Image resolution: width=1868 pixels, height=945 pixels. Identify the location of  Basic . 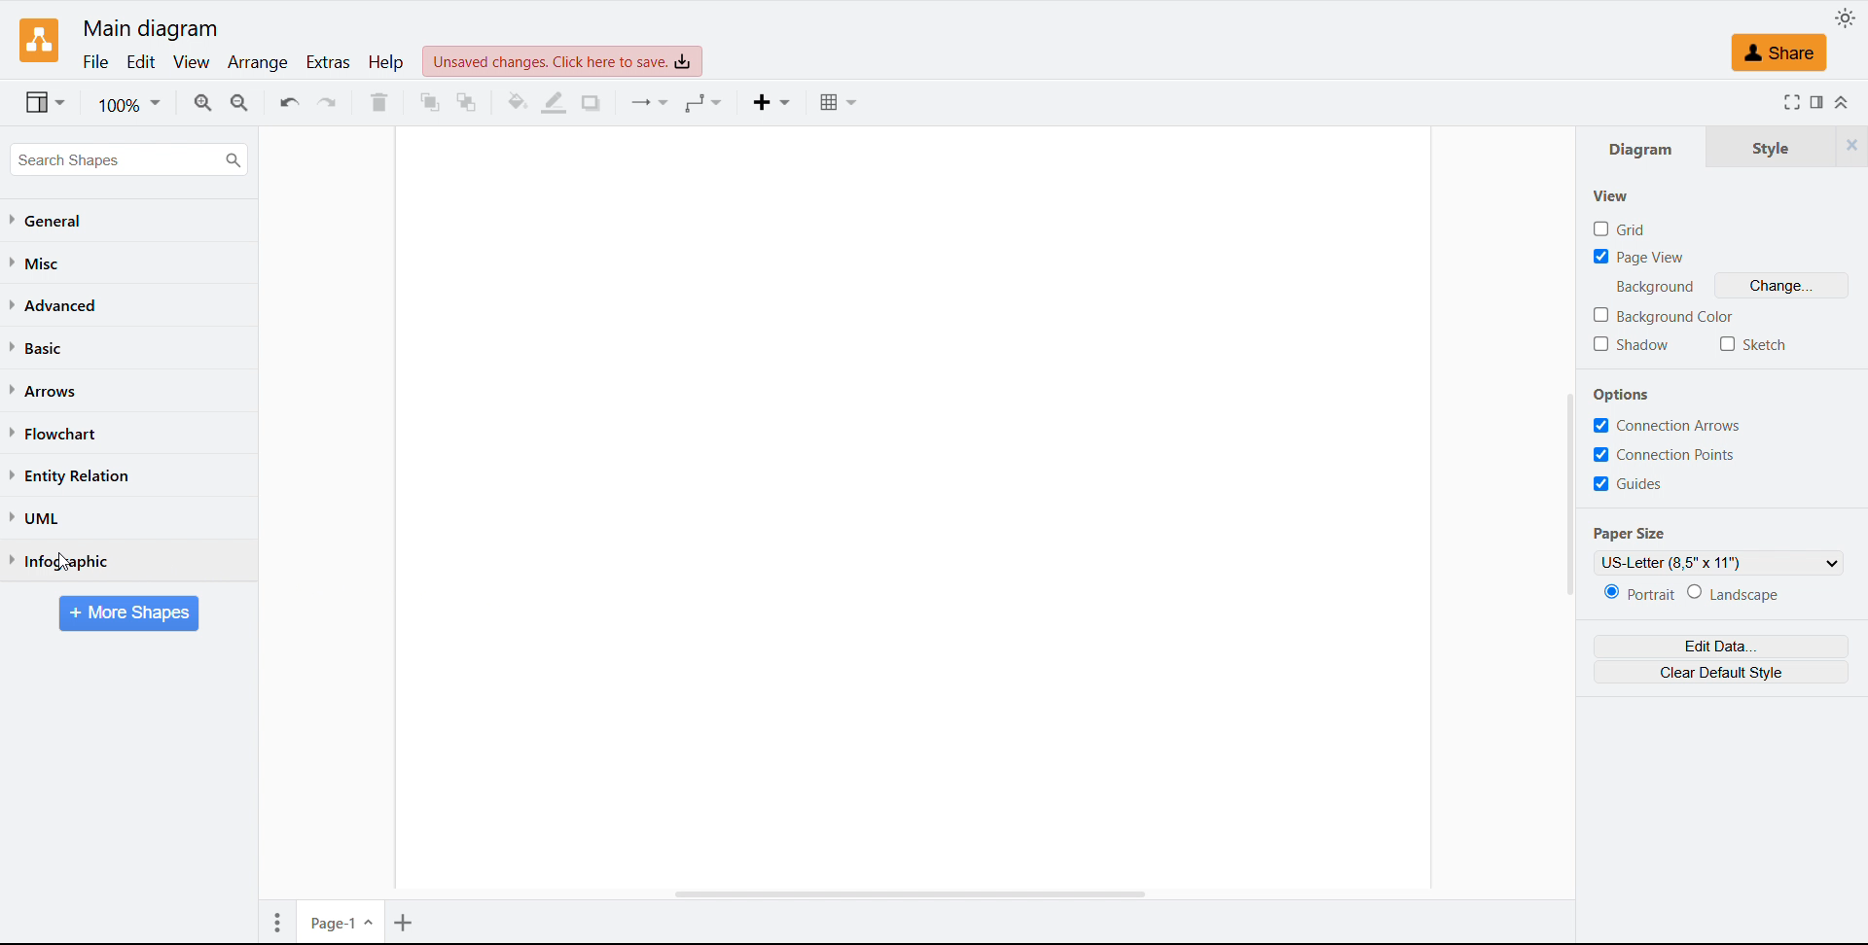
(40, 348).